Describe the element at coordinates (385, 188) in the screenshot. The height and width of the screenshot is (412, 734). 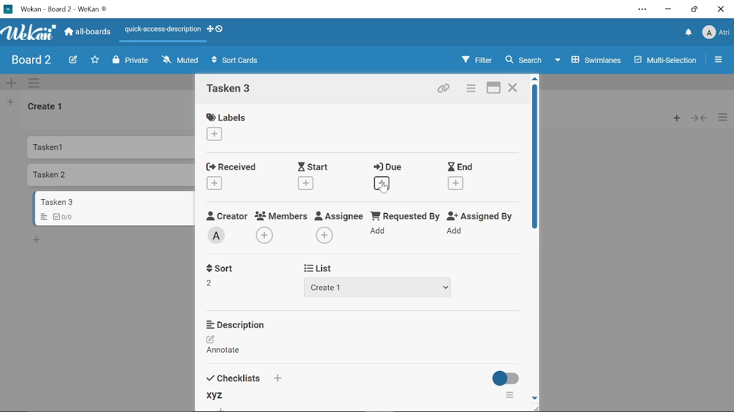
I see `Cursor` at that location.